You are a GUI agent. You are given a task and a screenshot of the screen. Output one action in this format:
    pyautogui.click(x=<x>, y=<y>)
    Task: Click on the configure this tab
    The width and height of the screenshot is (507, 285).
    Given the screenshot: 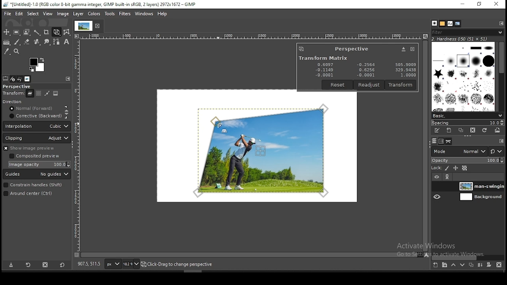 What is the action you would take?
    pyautogui.click(x=500, y=141)
    